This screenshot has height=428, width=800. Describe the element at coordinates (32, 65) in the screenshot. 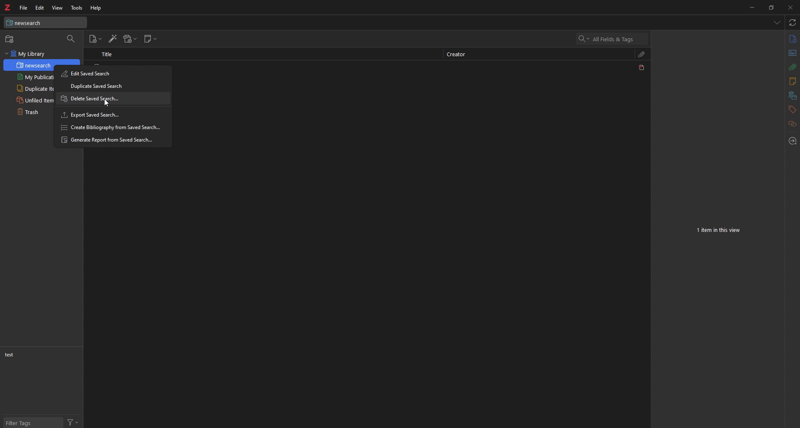

I see `newsearch` at that location.